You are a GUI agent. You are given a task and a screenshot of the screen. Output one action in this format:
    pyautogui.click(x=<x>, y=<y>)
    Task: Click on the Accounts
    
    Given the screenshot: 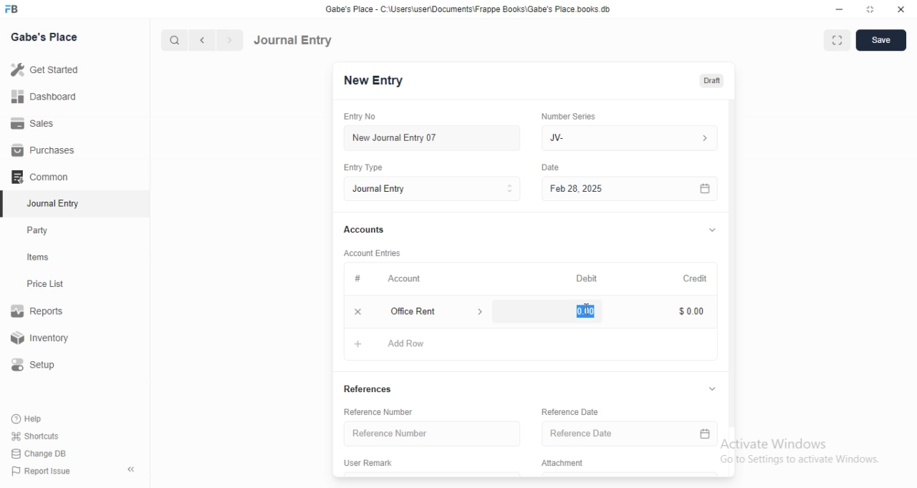 What is the action you would take?
    pyautogui.click(x=363, y=230)
    